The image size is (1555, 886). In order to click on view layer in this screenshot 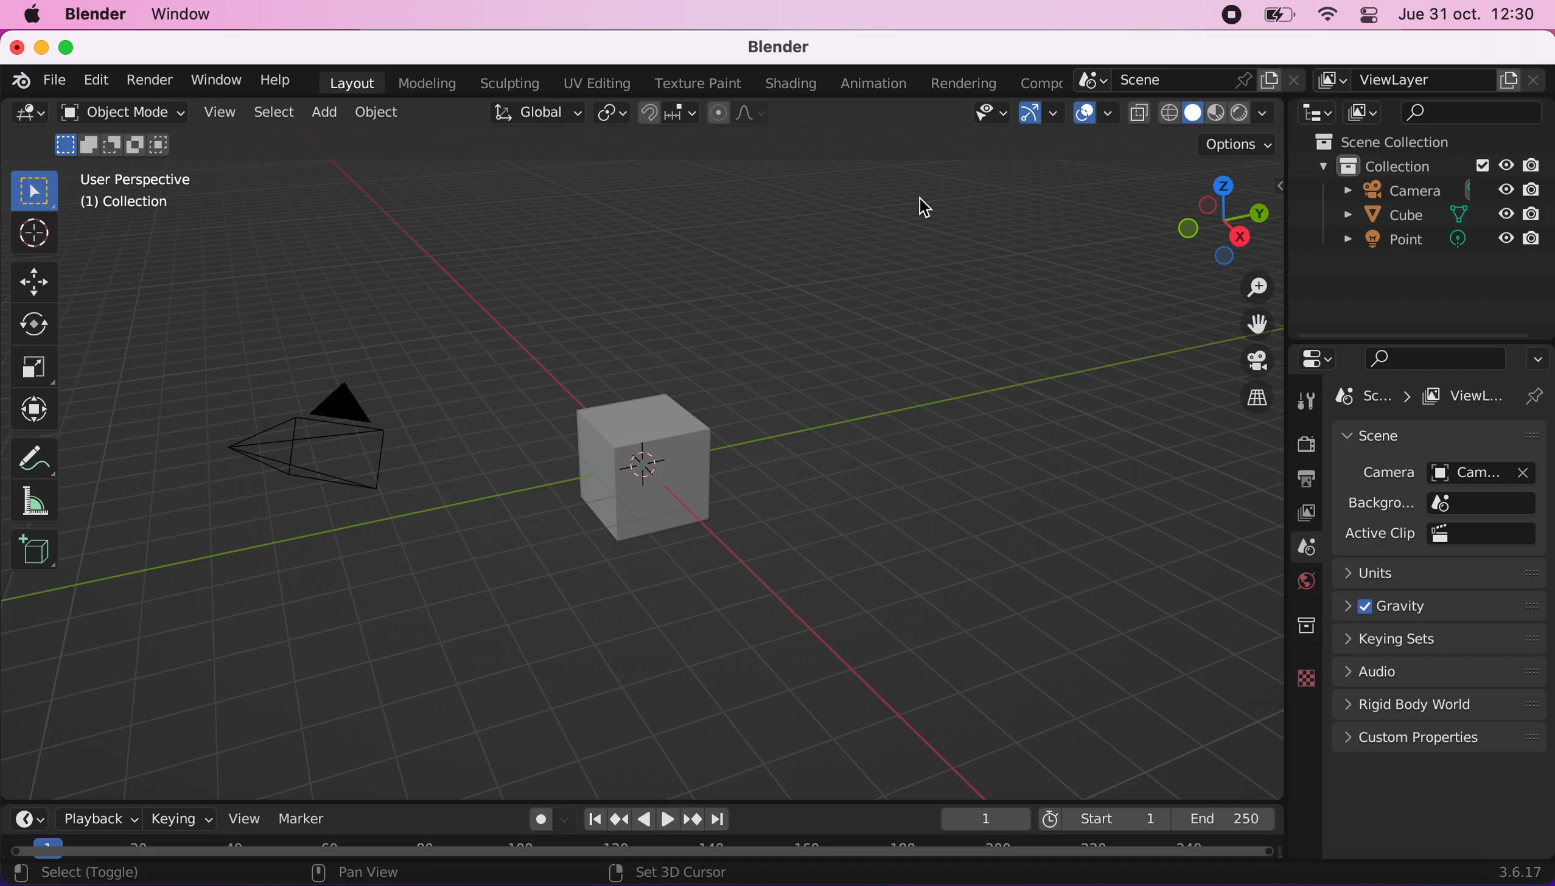, I will do `click(1431, 79)`.